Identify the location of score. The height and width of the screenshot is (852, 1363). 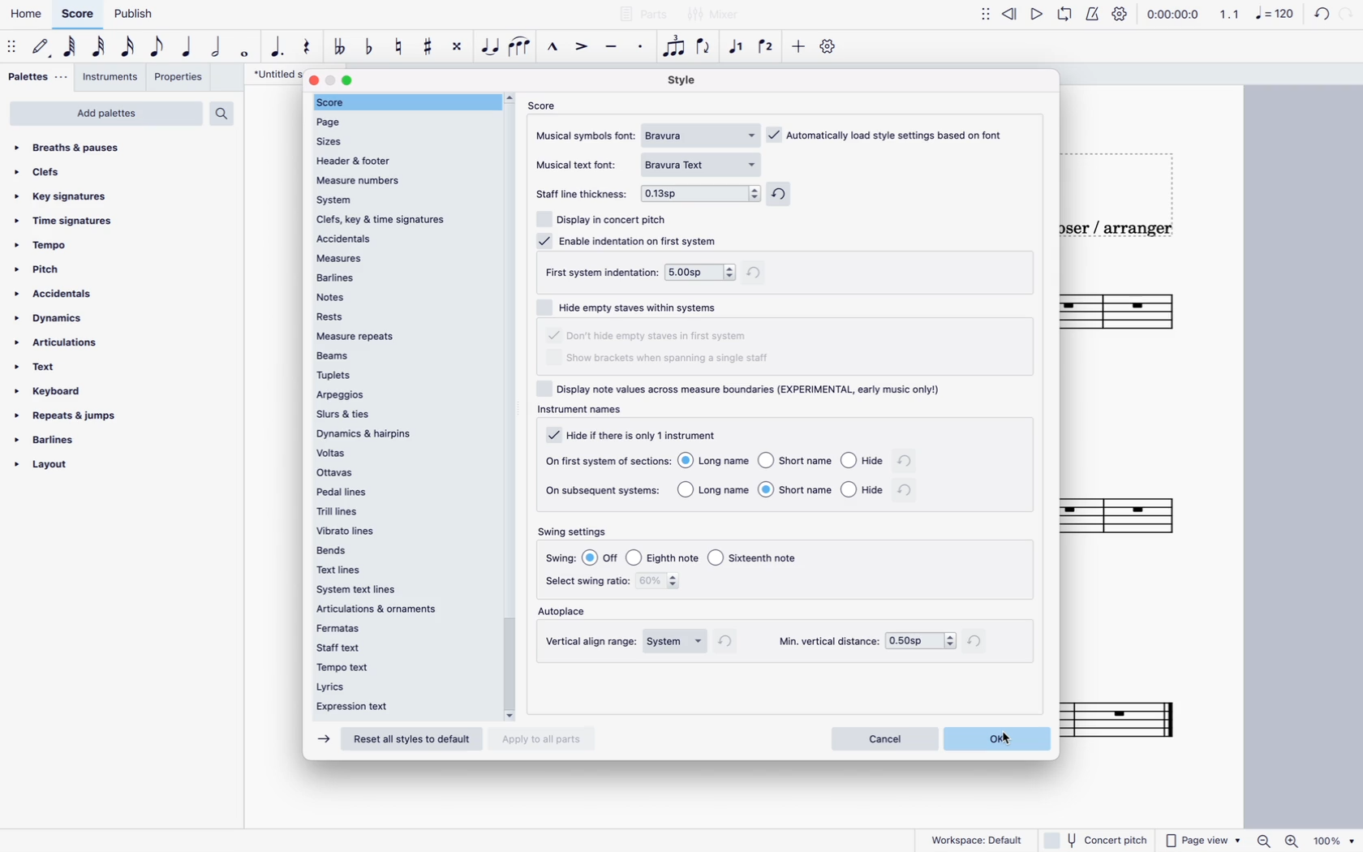
(1125, 312).